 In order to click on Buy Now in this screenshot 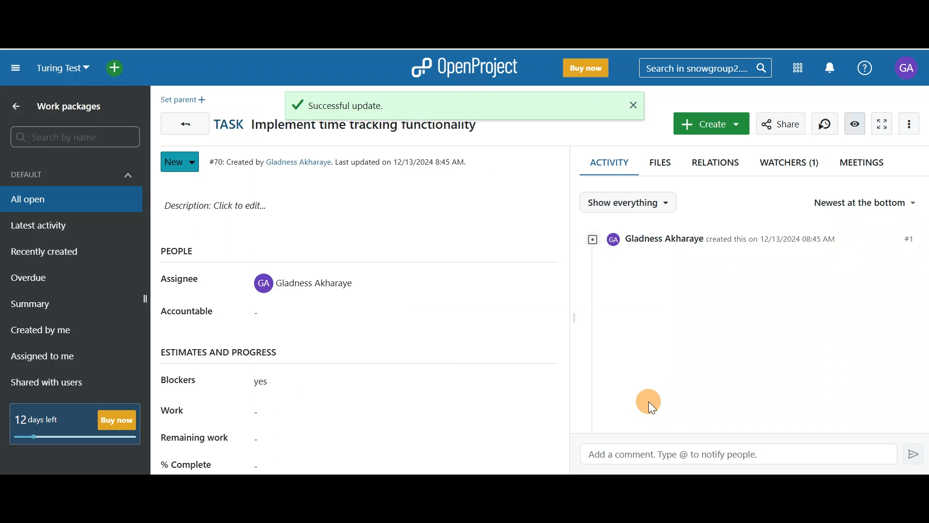, I will do `click(584, 66)`.